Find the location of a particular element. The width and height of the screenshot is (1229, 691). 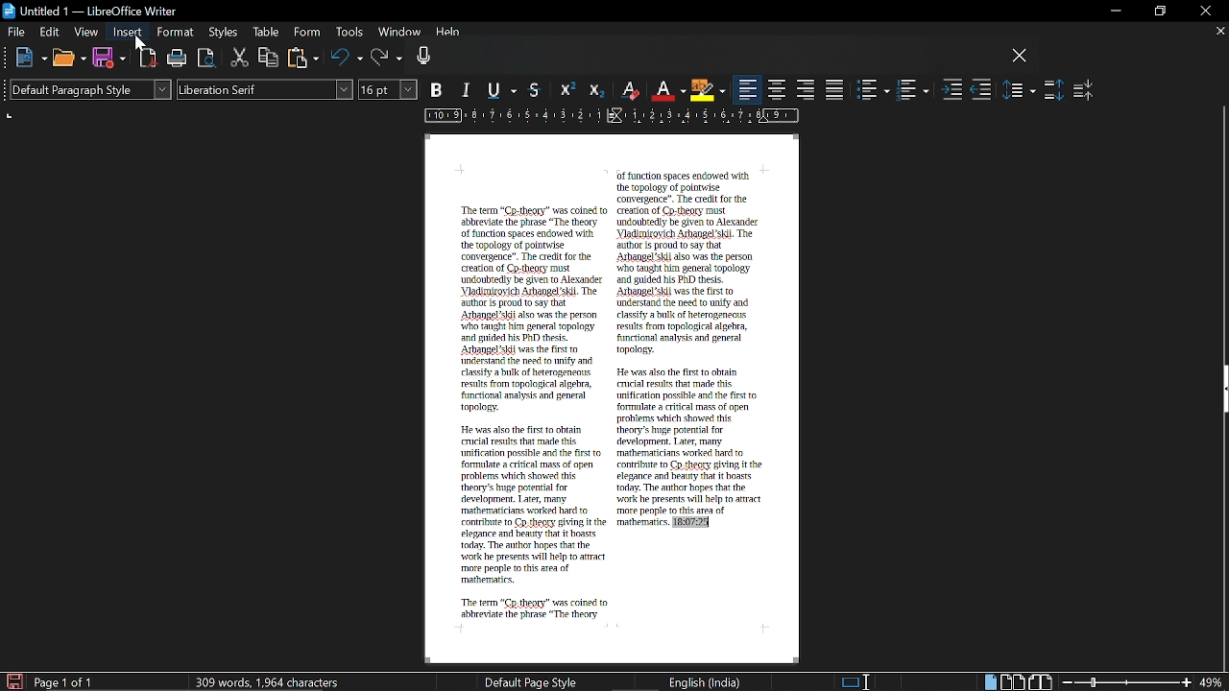

Center is located at coordinates (778, 89).